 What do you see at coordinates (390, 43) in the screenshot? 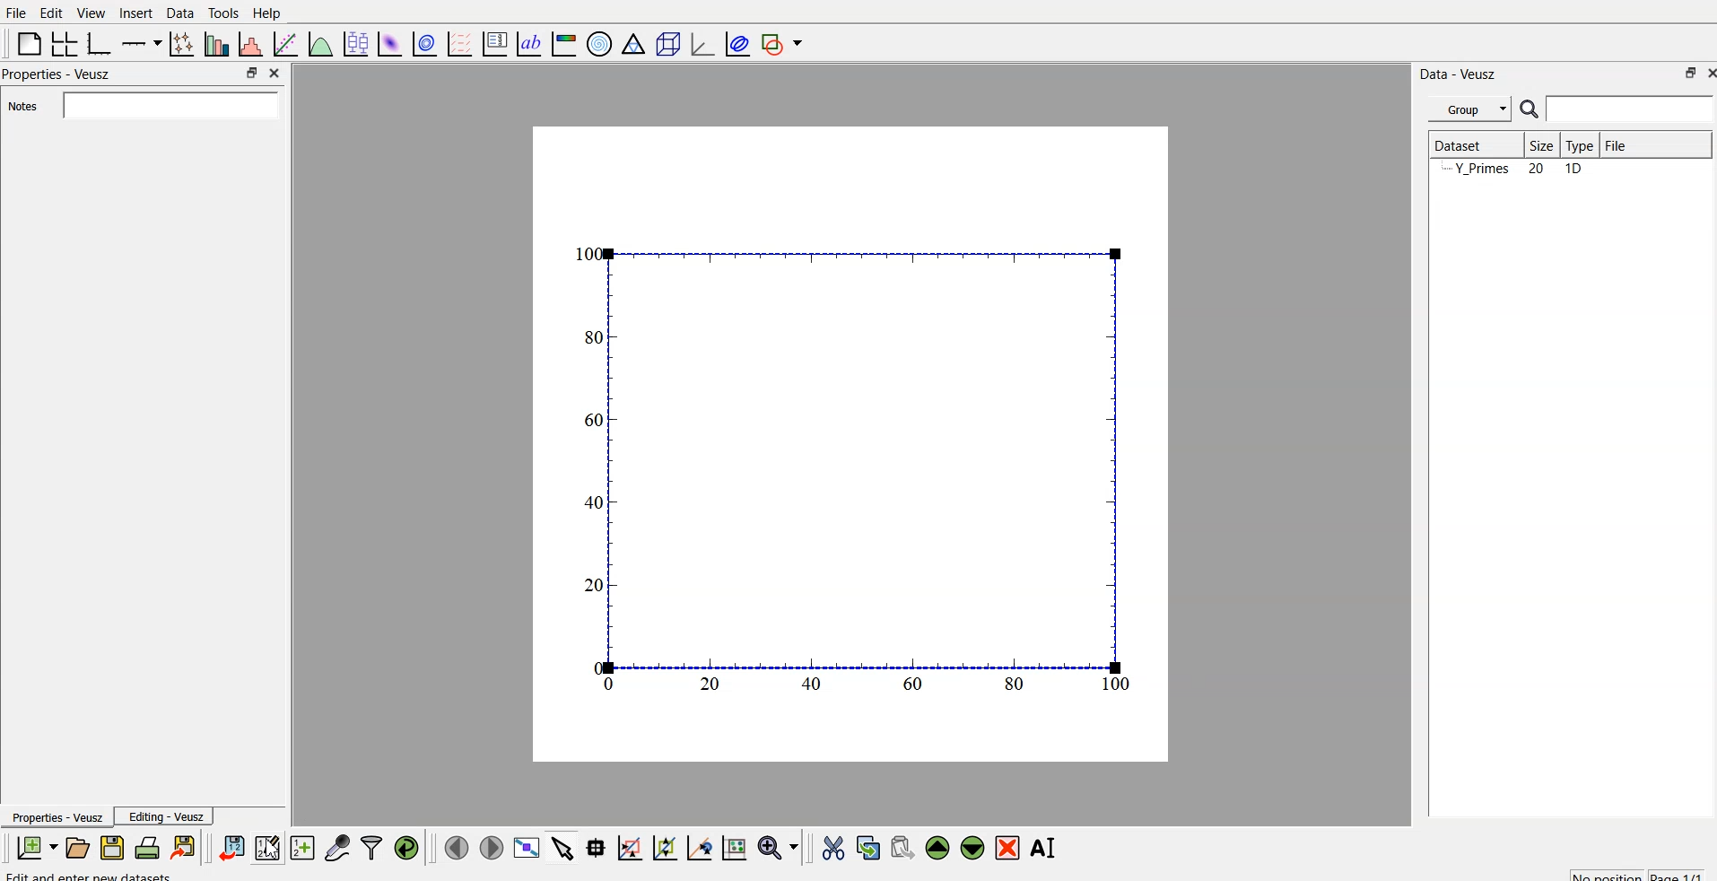
I see `plot dataset` at bounding box center [390, 43].